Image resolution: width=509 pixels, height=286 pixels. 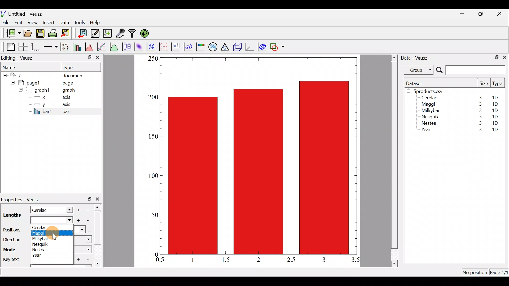 What do you see at coordinates (291, 260) in the screenshot?
I see `2.5` at bounding box center [291, 260].